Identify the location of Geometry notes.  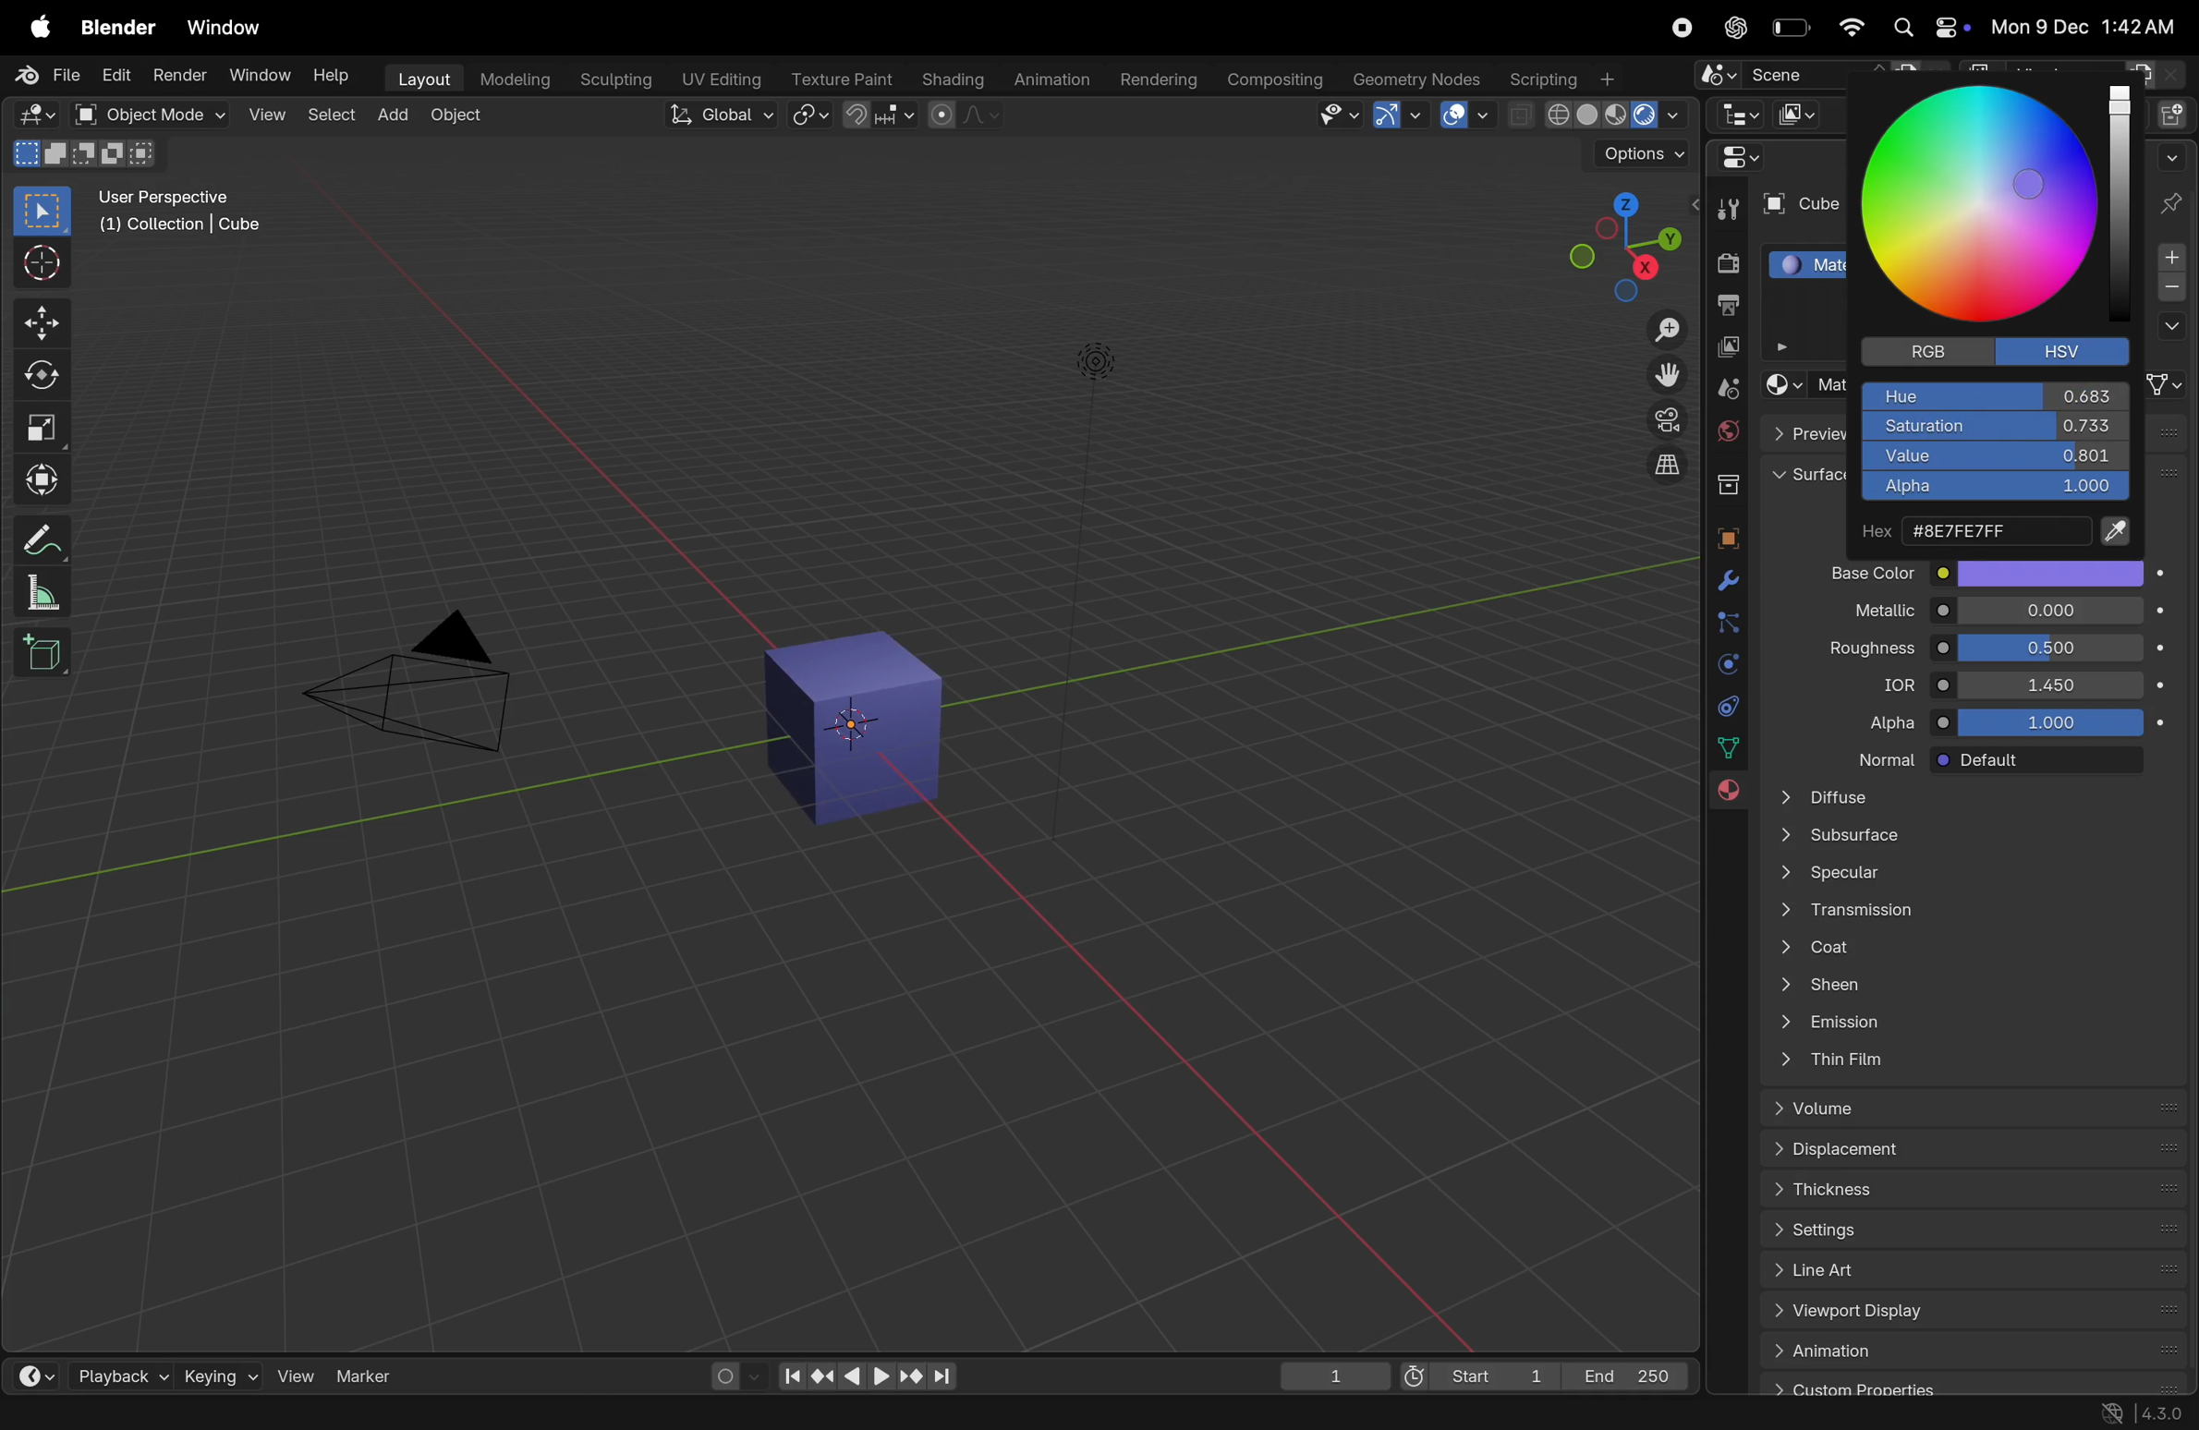
(1417, 78).